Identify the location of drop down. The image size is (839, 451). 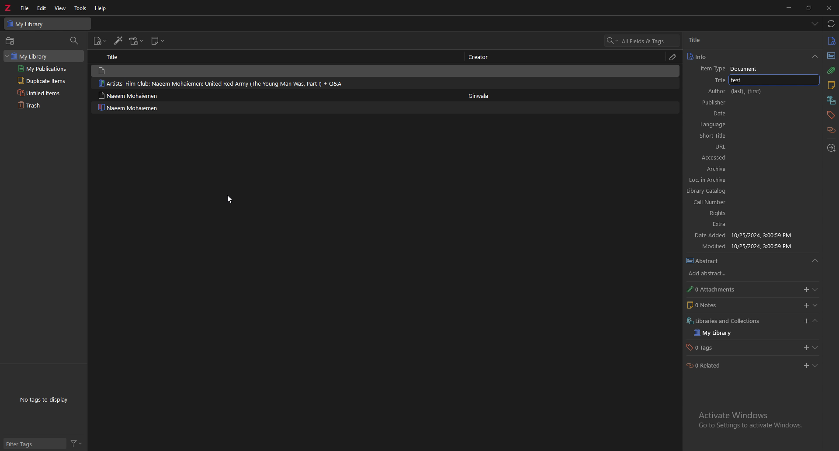
(815, 57).